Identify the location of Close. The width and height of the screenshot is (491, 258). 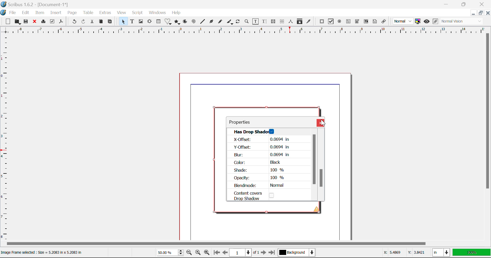
(488, 13).